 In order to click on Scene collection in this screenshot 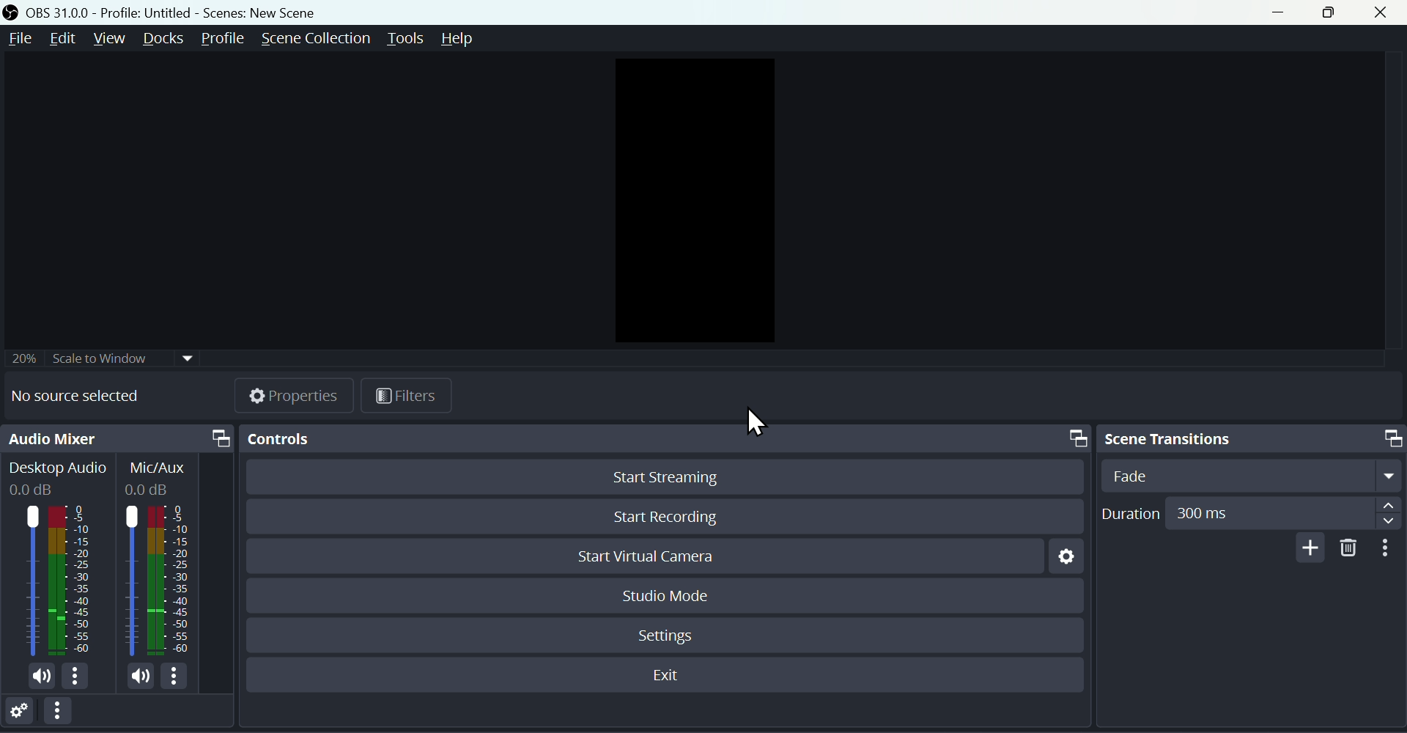, I will do `click(314, 38)`.